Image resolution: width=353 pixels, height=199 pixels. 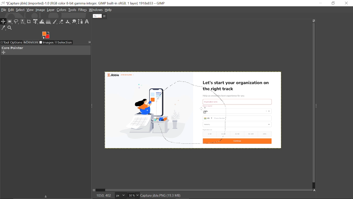 What do you see at coordinates (251, 134) in the screenshot?
I see `51-100` at bounding box center [251, 134].